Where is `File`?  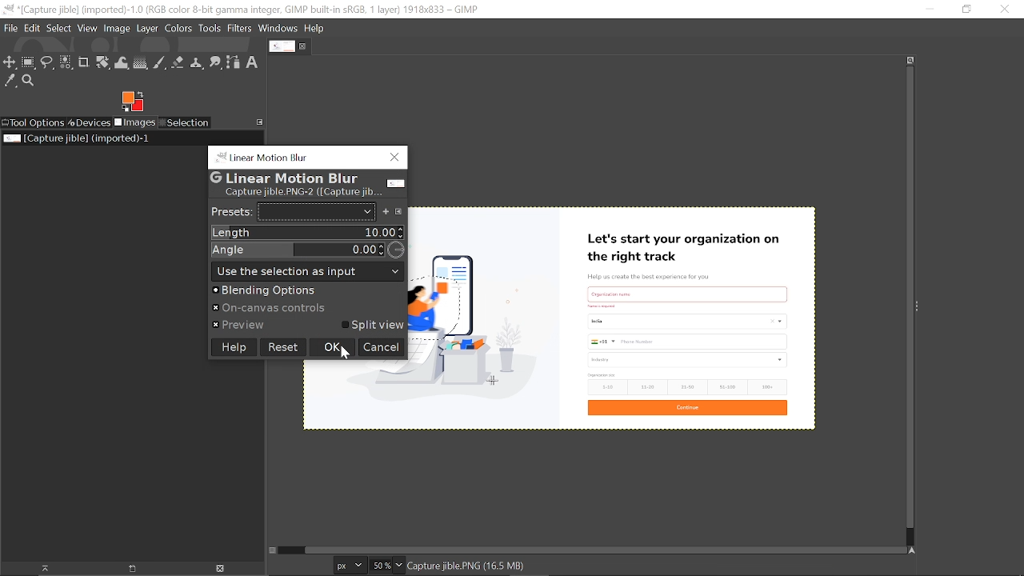 File is located at coordinates (10, 28).